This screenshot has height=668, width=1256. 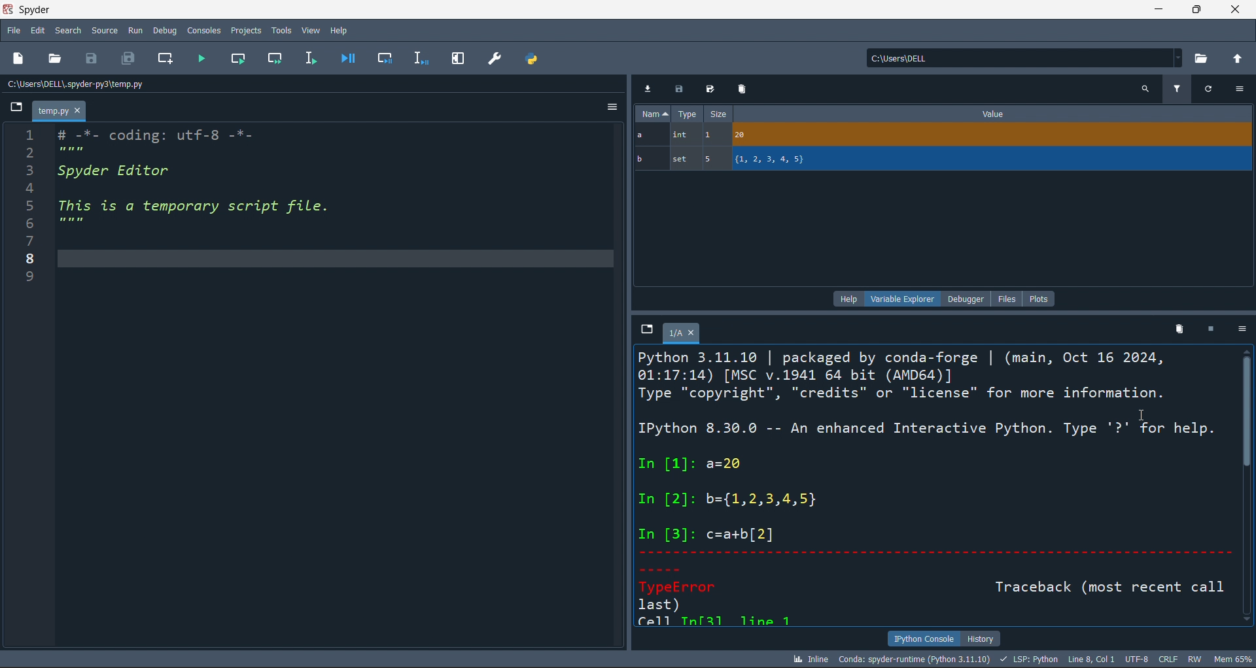 I want to click on debug line, so click(x=419, y=58).